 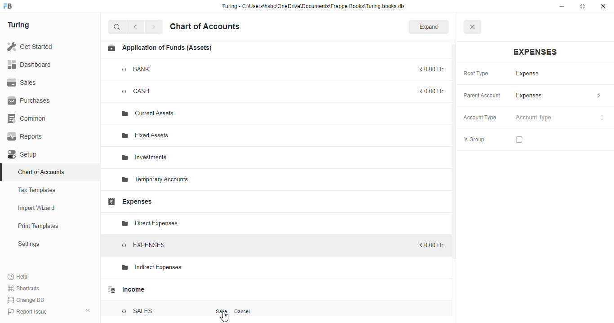 I want to click on ₹0.00 Dr., so click(x=432, y=91).